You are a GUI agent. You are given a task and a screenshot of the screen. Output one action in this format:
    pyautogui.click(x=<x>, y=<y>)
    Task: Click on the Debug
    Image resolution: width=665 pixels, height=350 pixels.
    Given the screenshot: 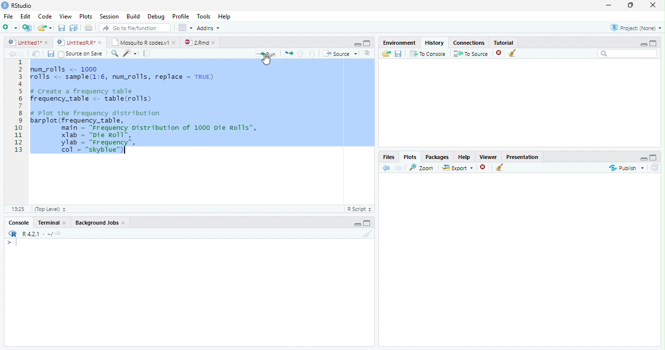 What is the action you would take?
    pyautogui.click(x=156, y=16)
    